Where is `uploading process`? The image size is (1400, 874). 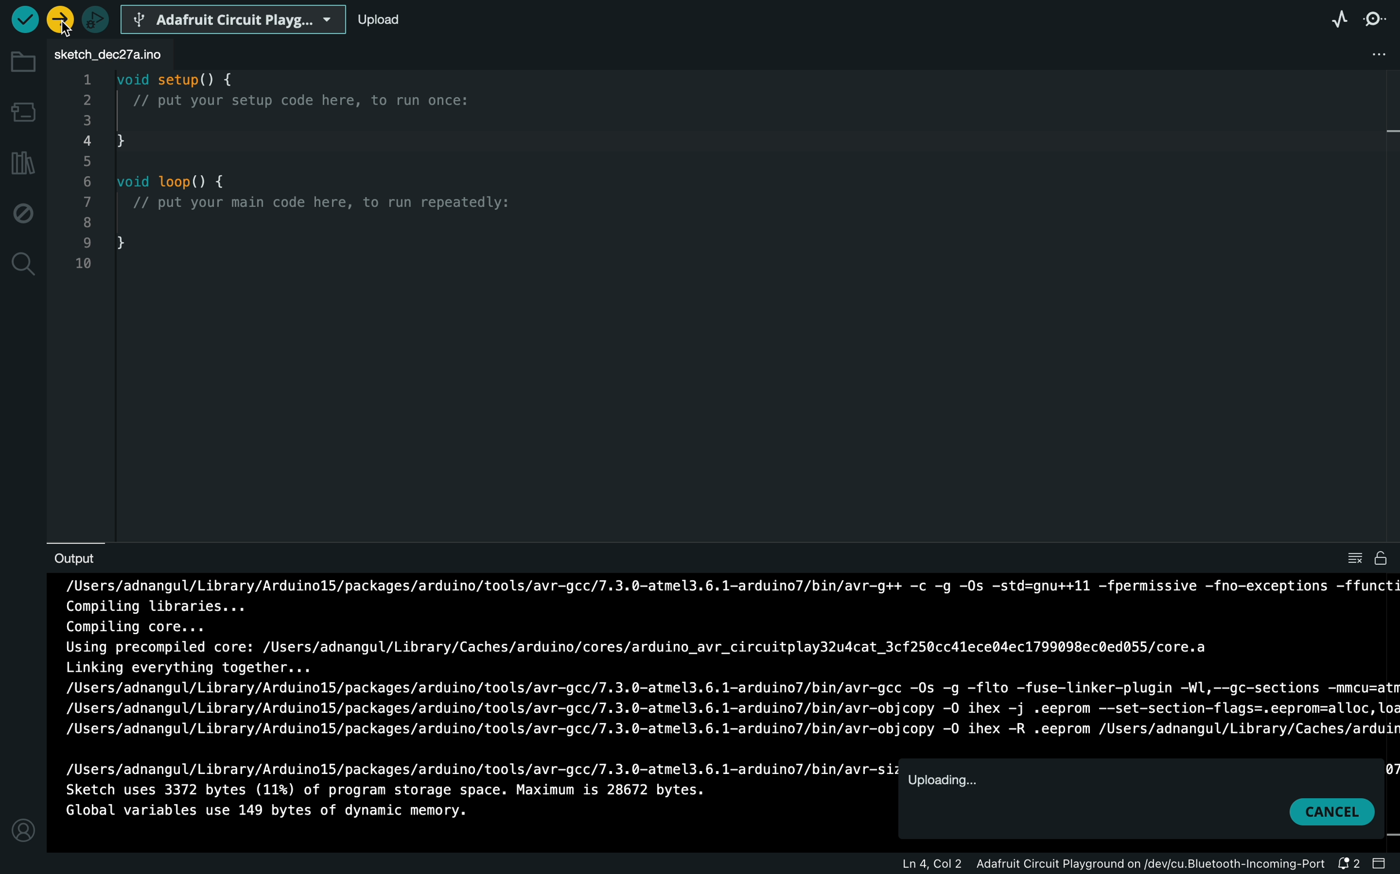
uploading process is located at coordinates (469, 798).